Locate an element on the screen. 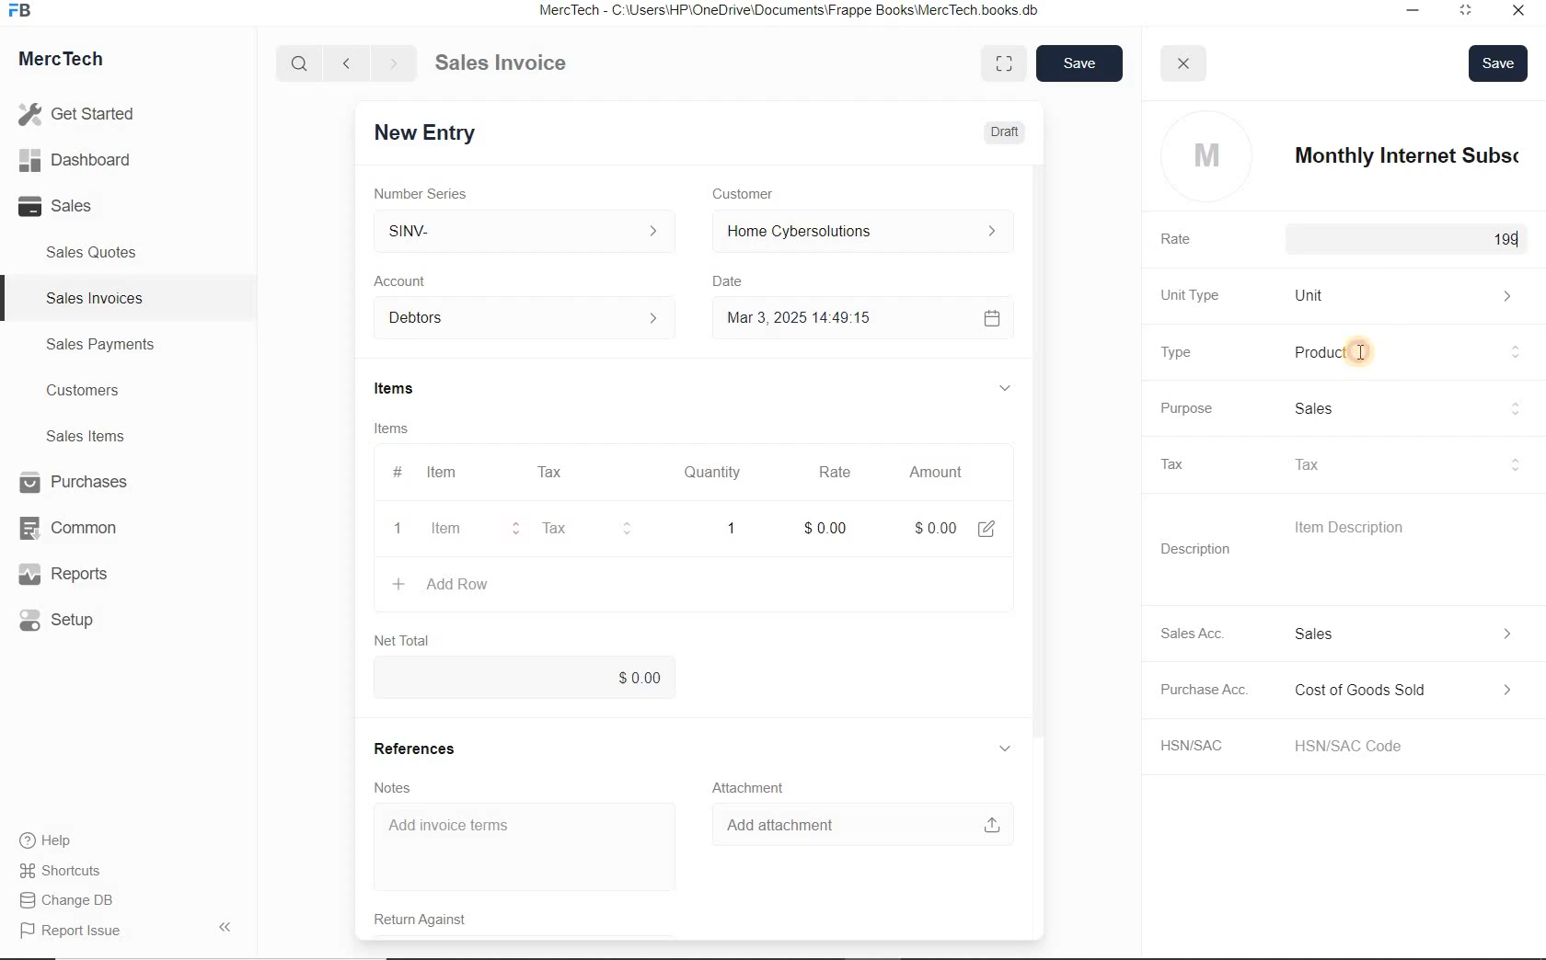 The width and height of the screenshot is (1546, 960). Account is located at coordinates (406, 281).